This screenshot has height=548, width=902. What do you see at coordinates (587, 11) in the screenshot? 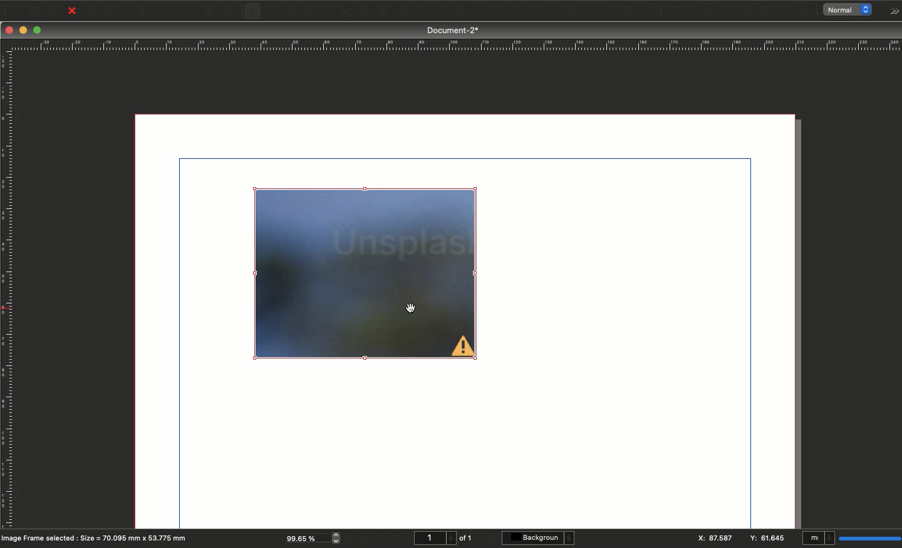
I see `Unlink text frames` at bounding box center [587, 11].